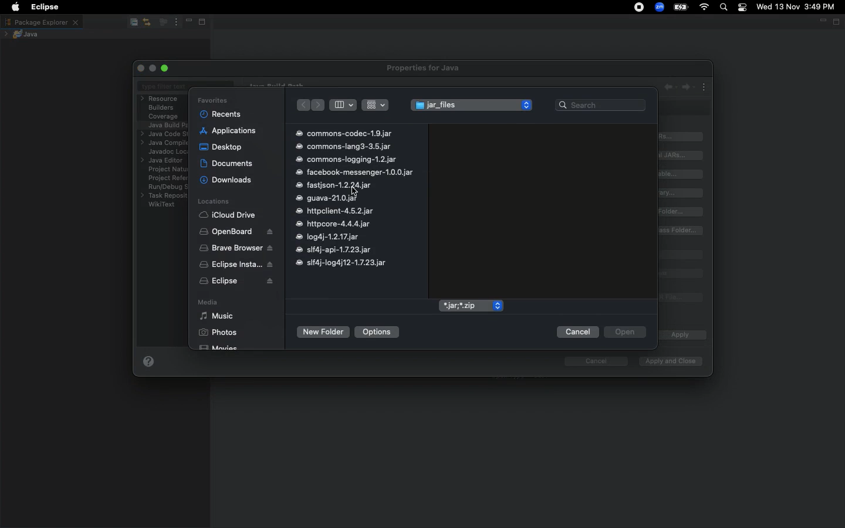 The width and height of the screenshot is (845, 528). What do you see at coordinates (640, 8) in the screenshot?
I see `Recording` at bounding box center [640, 8].